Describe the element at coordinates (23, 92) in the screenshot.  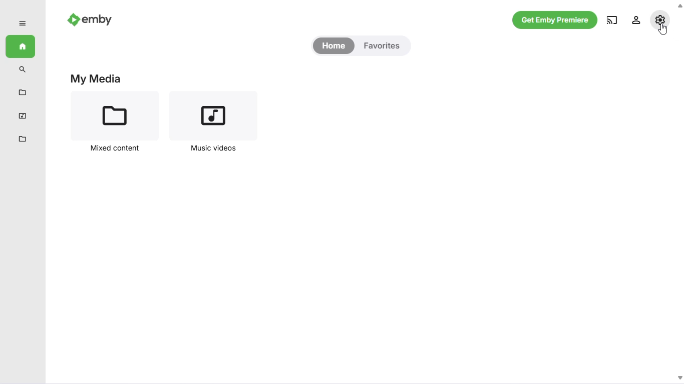
I see `metadata manager` at that location.